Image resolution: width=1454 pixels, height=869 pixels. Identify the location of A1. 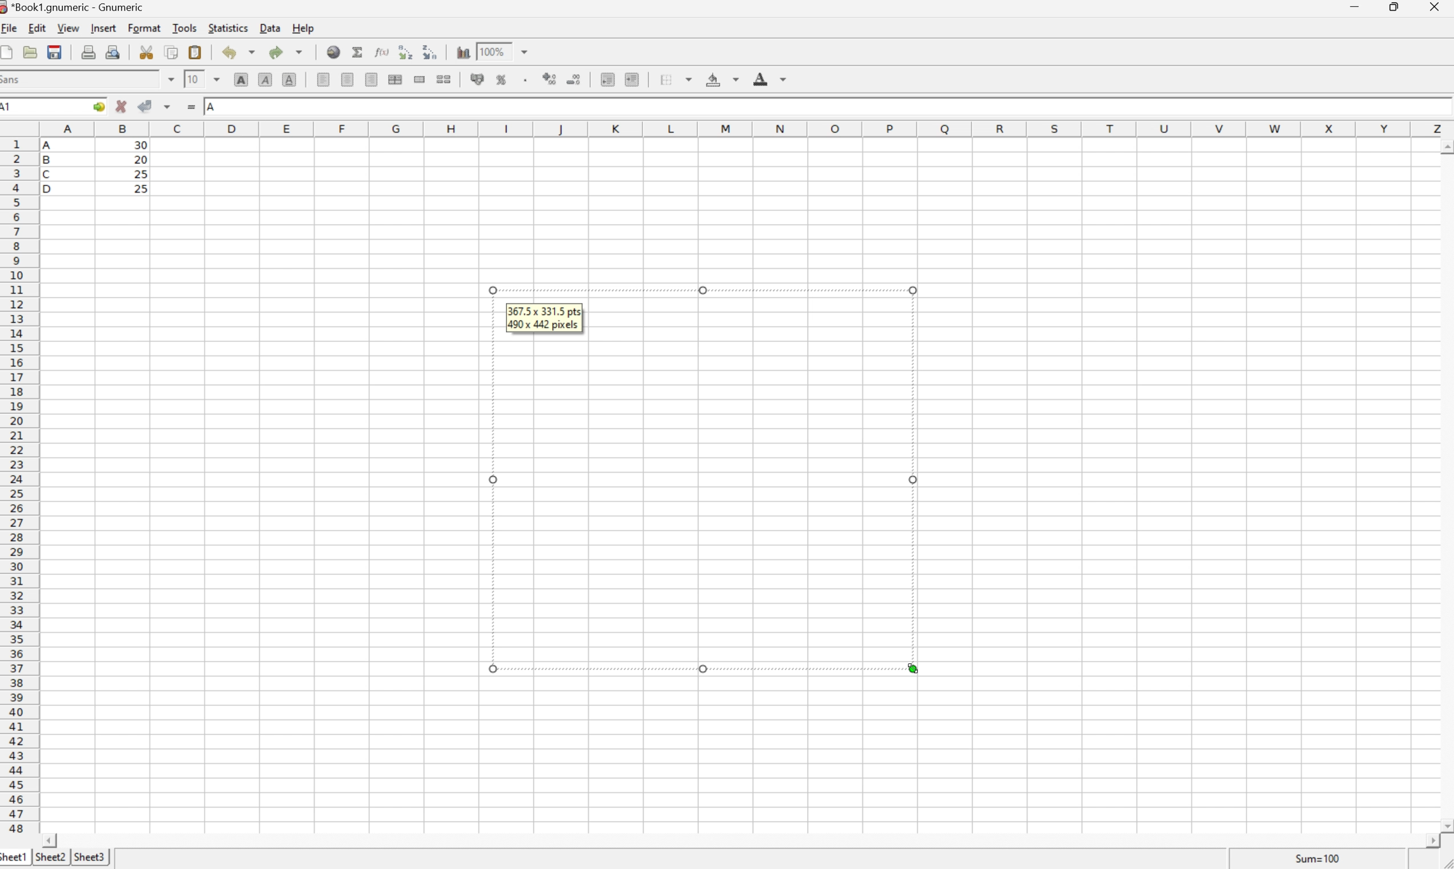
(13, 107).